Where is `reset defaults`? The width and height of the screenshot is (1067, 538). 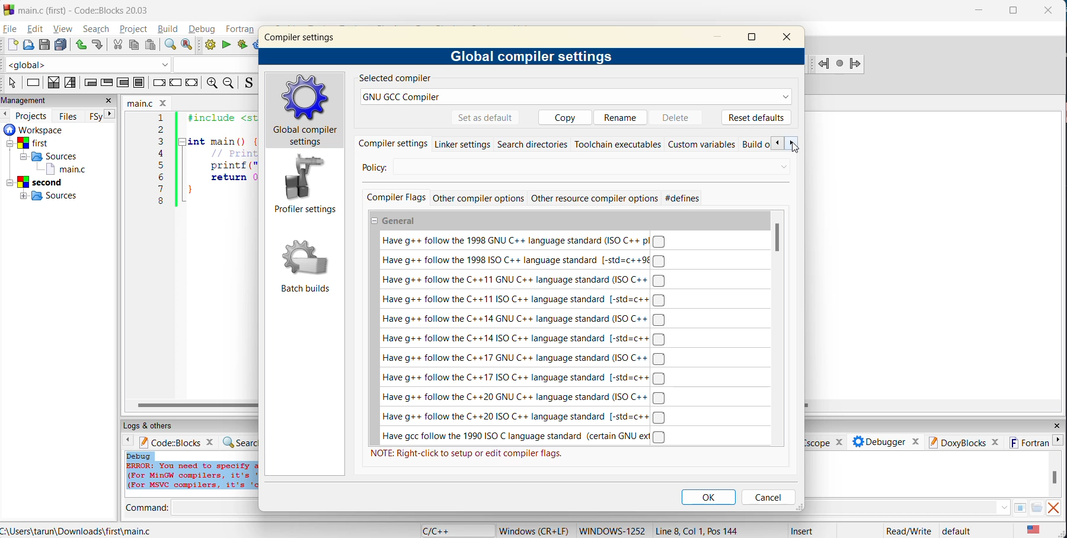
reset defaults is located at coordinates (755, 118).